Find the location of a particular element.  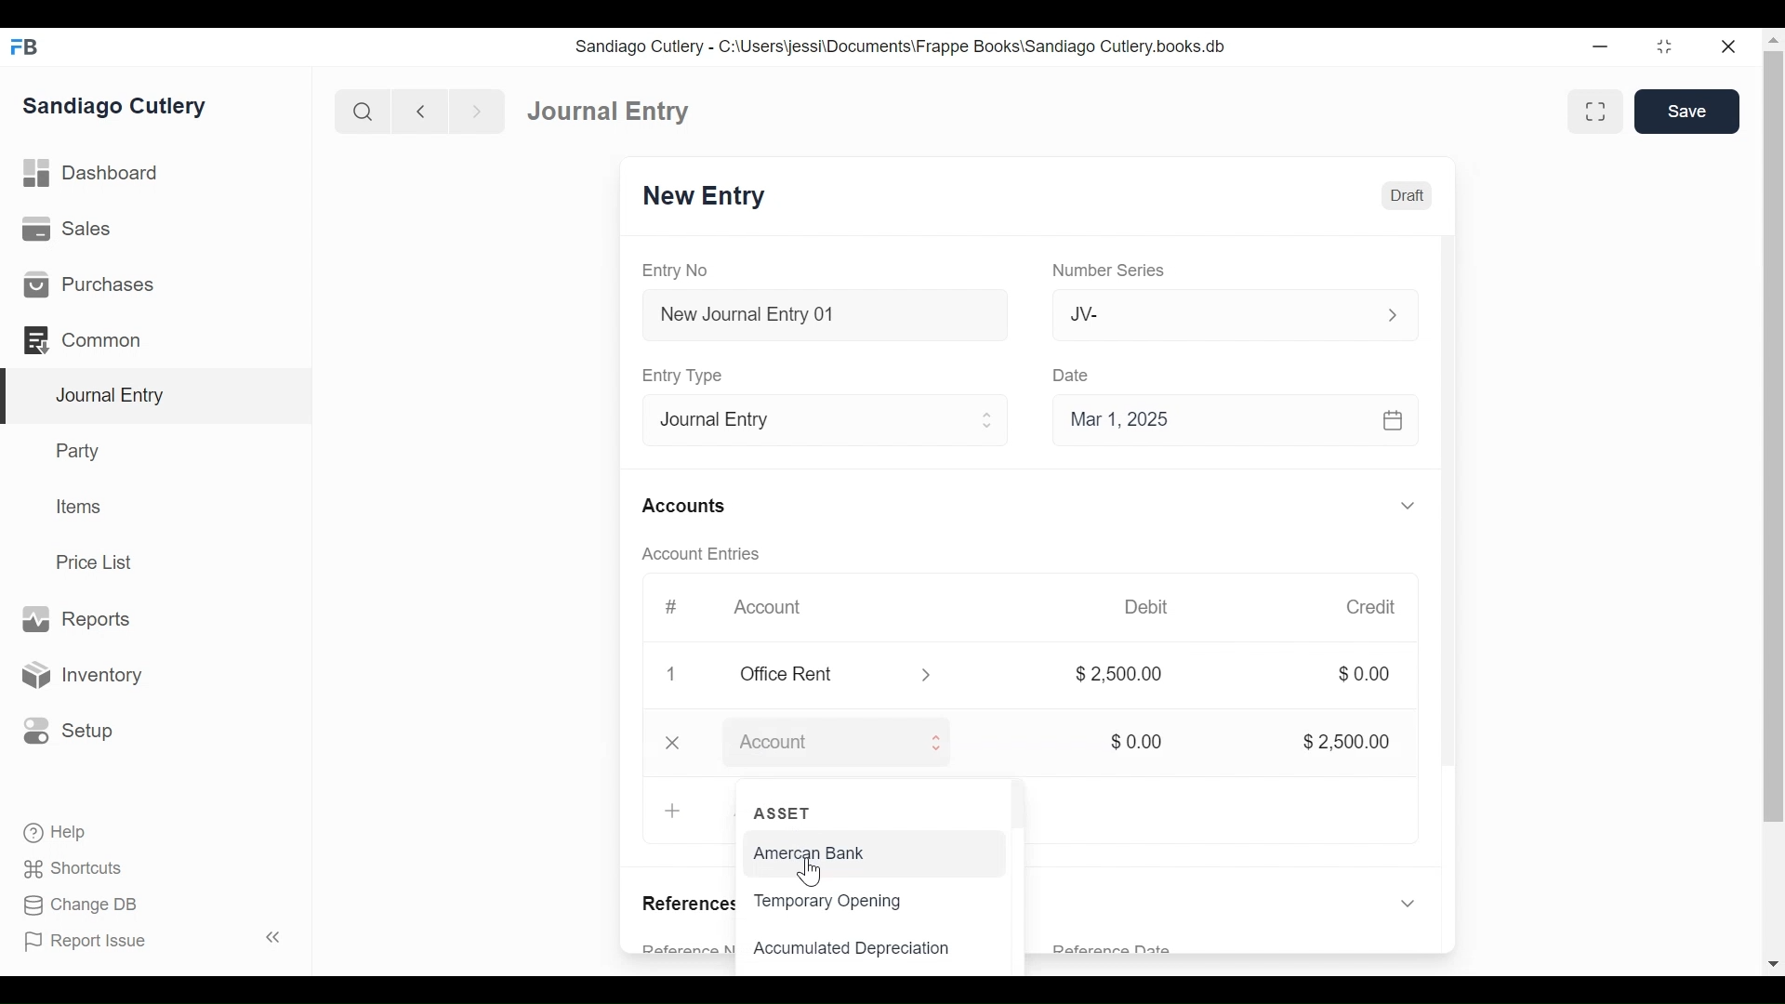

References is located at coordinates (689, 899).